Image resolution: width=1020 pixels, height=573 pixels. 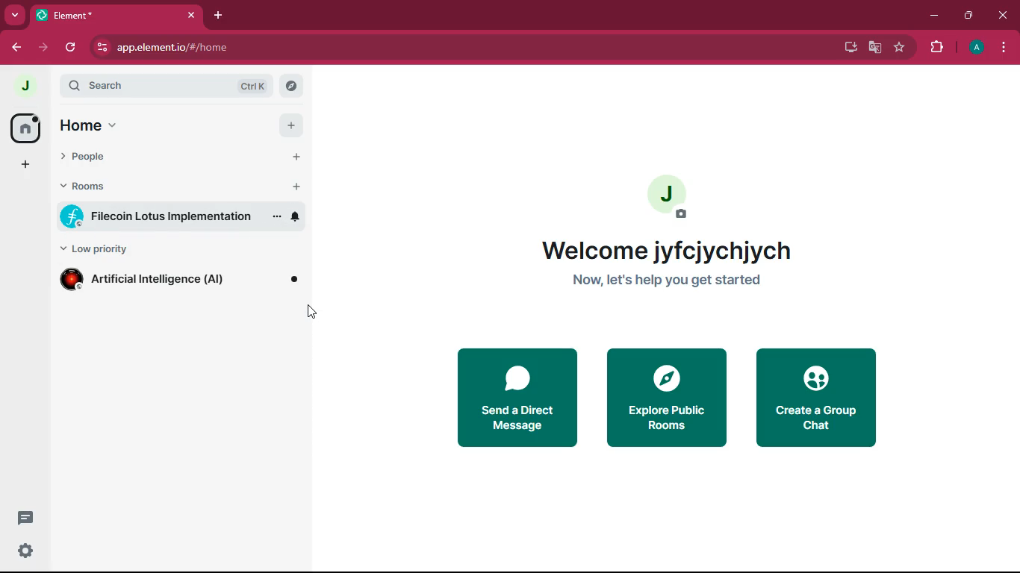 I want to click on room, so click(x=181, y=281).